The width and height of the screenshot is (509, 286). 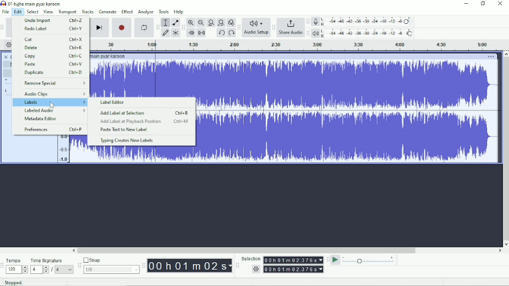 What do you see at coordinates (180, 12) in the screenshot?
I see `Help` at bounding box center [180, 12].